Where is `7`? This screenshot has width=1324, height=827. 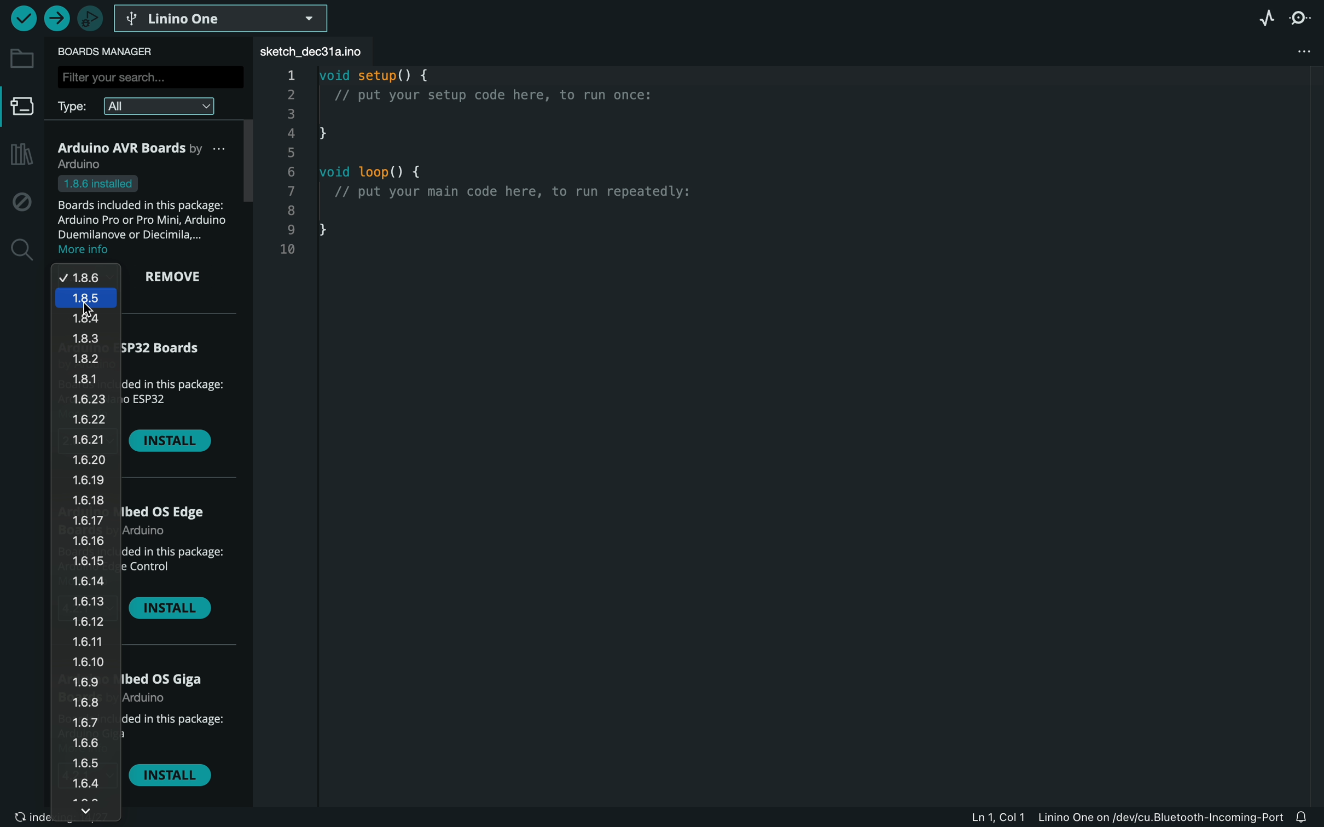 7 is located at coordinates (289, 191).